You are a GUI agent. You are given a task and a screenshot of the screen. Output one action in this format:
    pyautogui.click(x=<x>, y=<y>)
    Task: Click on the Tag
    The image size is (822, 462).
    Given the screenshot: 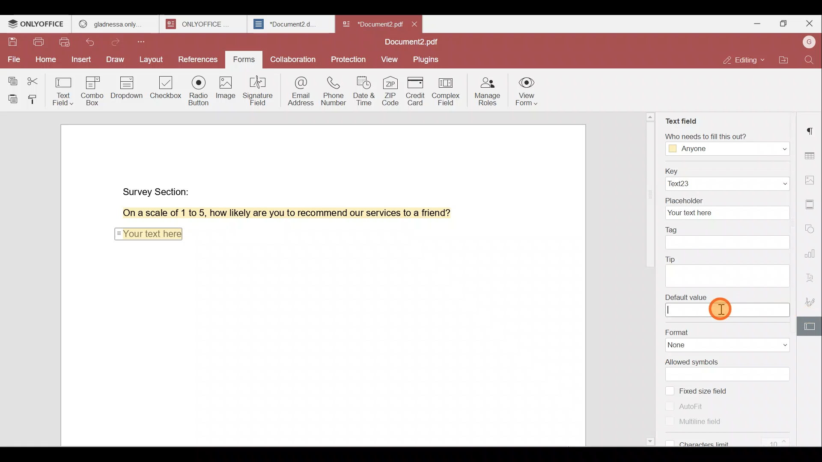 What is the action you would take?
    pyautogui.click(x=729, y=239)
    